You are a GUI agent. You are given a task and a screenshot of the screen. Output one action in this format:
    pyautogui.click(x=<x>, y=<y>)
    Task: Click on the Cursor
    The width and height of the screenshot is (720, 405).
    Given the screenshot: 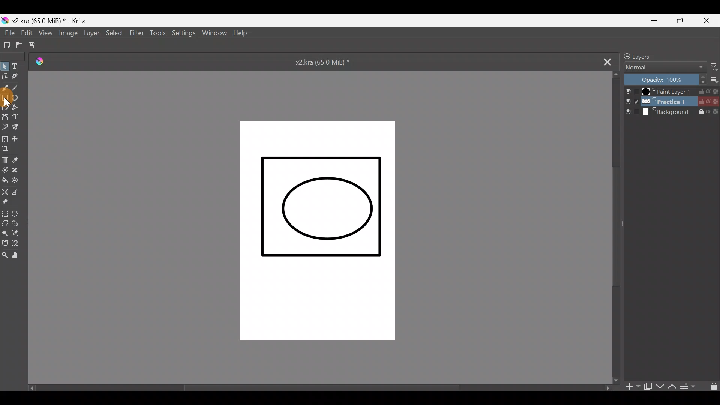 What is the action you would take?
    pyautogui.click(x=6, y=99)
    